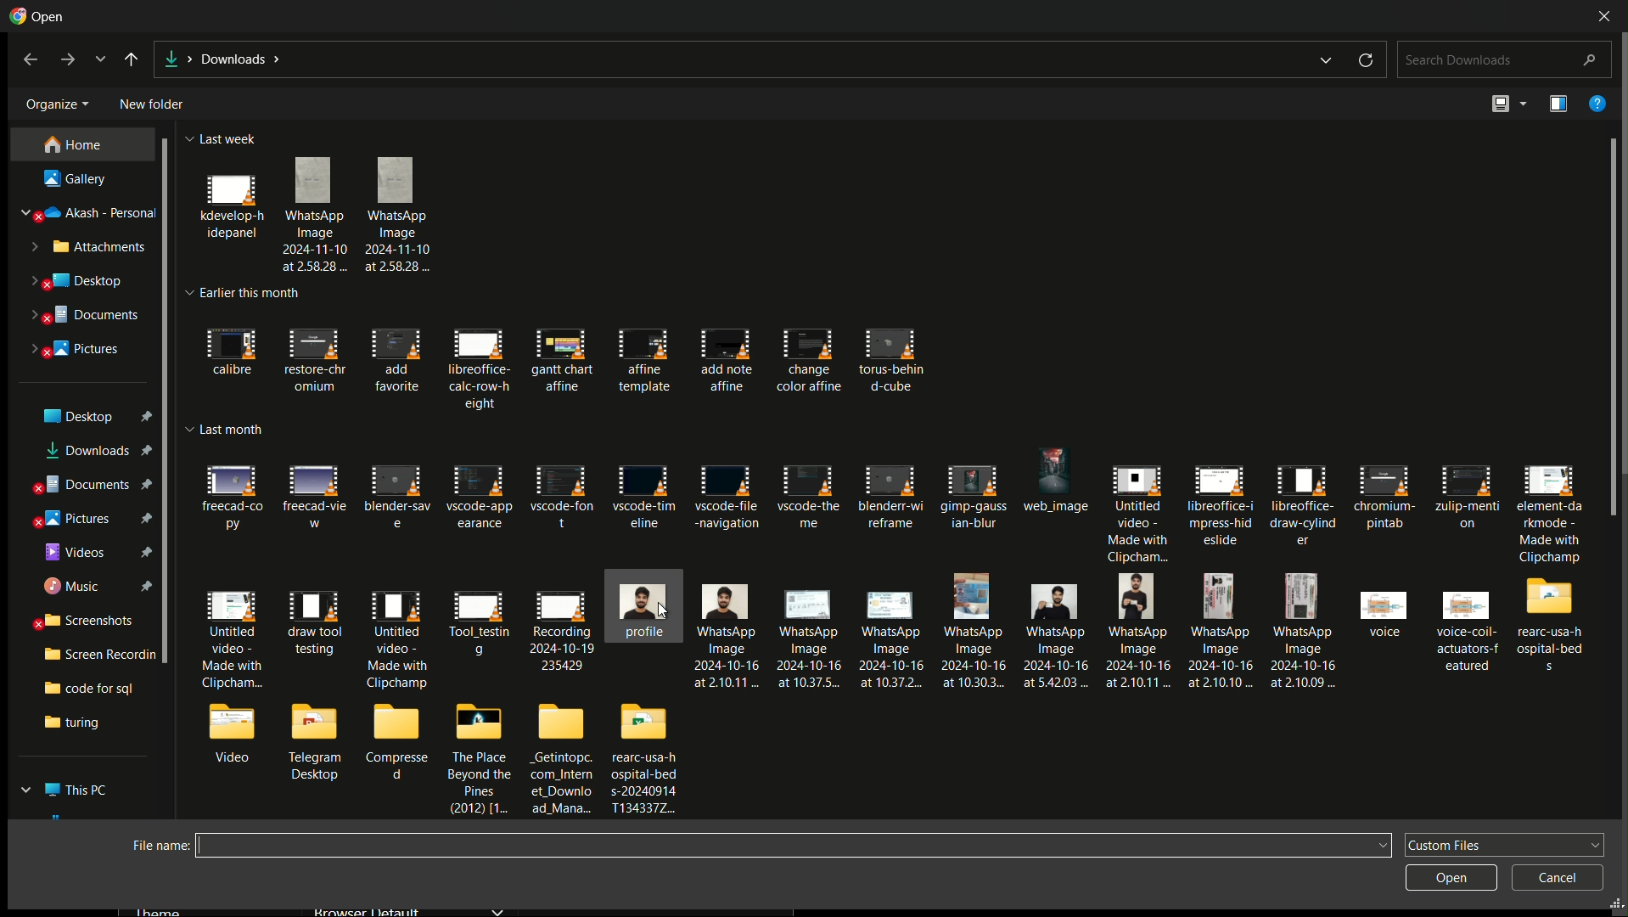 This screenshot has height=917, width=1628. I want to click on open, so click(1451, 878).